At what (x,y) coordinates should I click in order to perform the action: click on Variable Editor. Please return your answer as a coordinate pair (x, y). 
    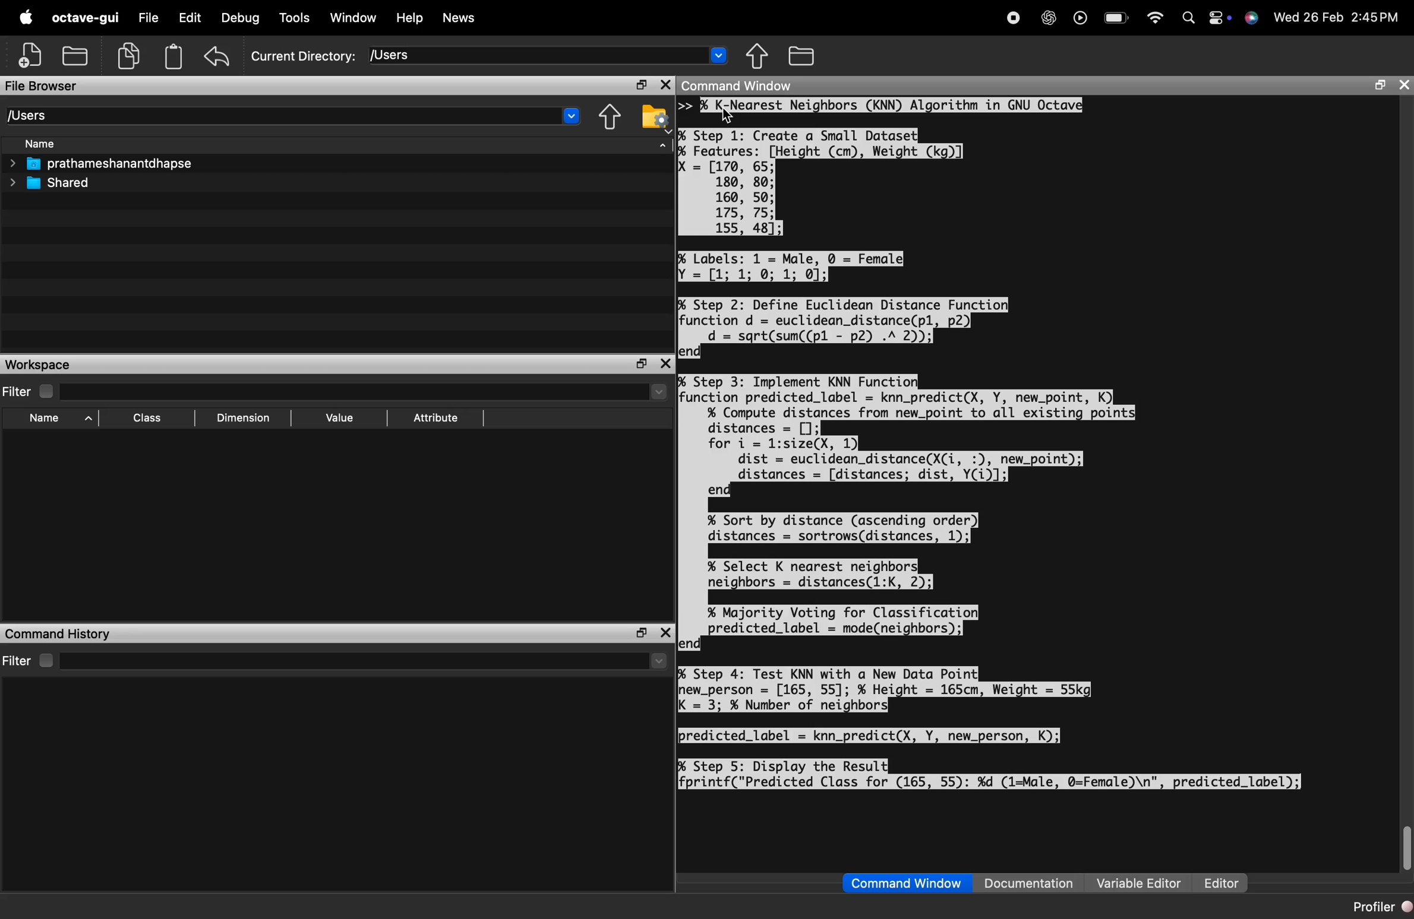
    Looking at the image, I should click on (1132, 877).